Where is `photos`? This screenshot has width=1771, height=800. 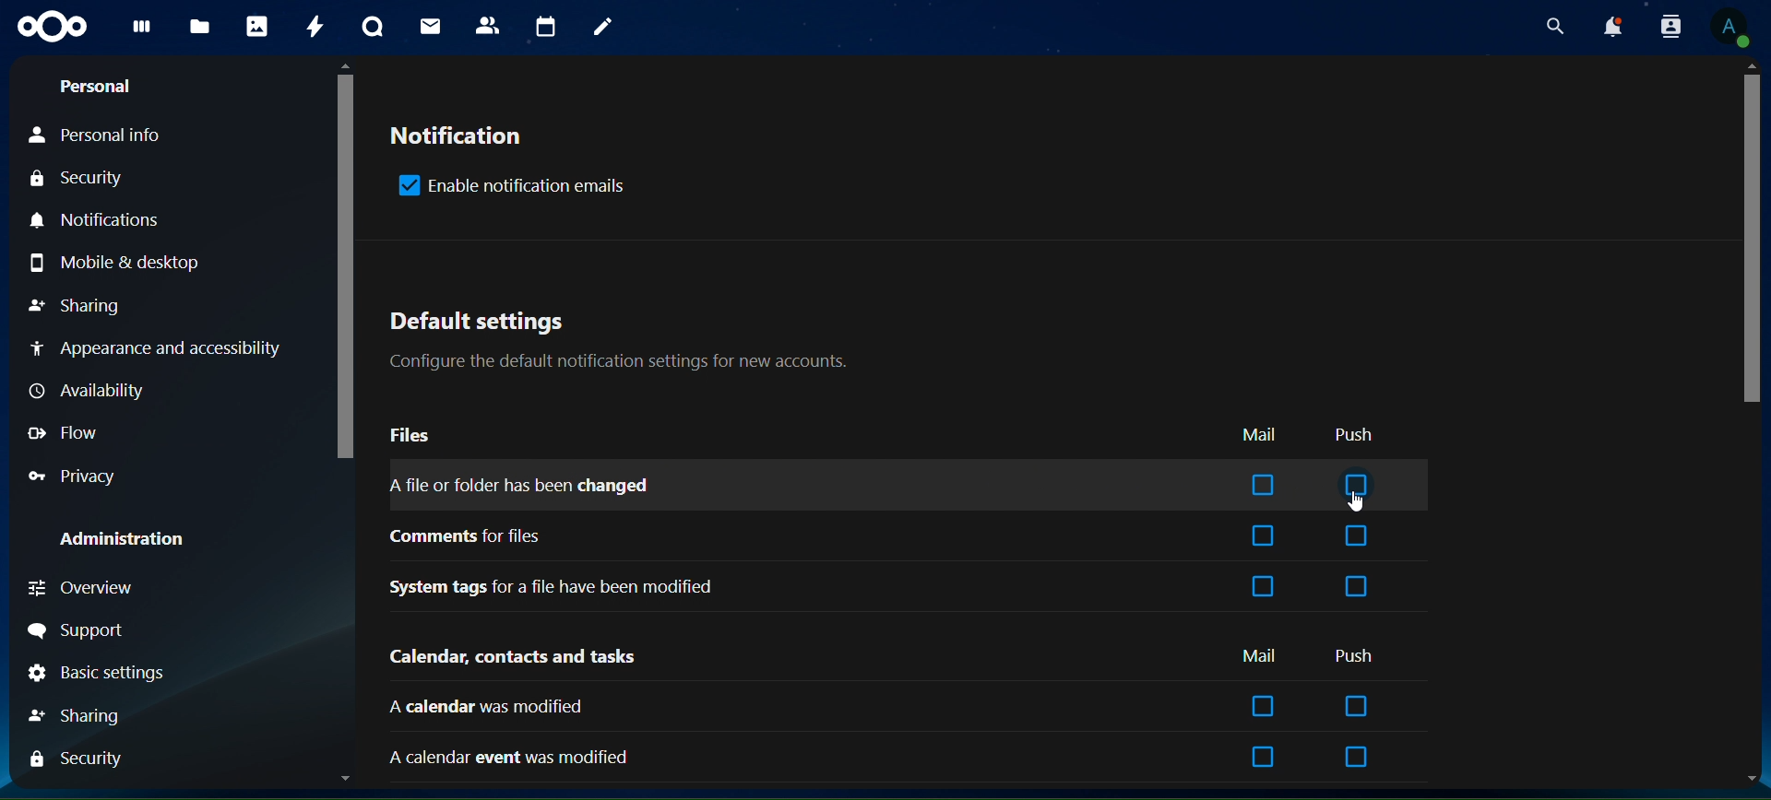
photos is located at coordinates (256, 28).